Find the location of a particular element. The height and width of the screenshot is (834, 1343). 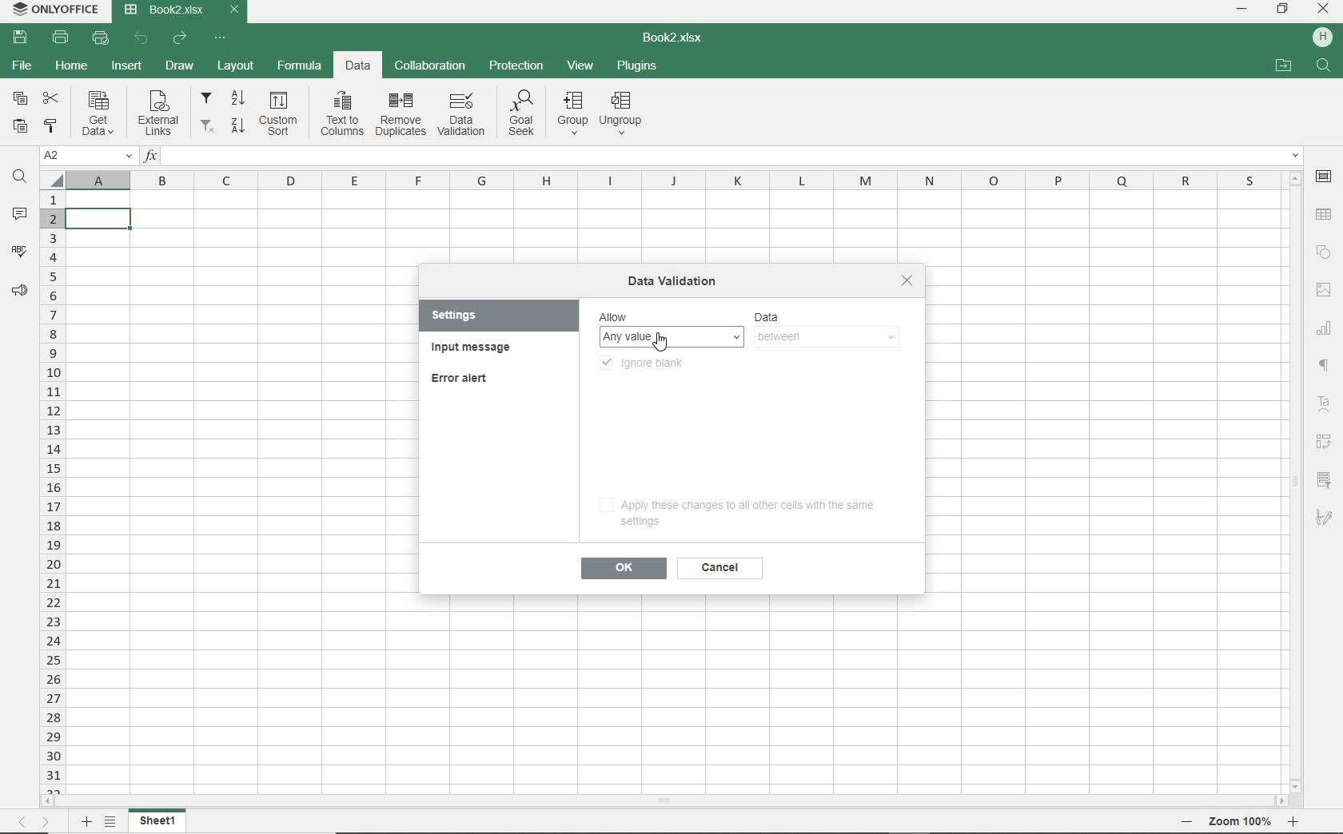

CLOSE TAB is located at coordinates (234, 10).